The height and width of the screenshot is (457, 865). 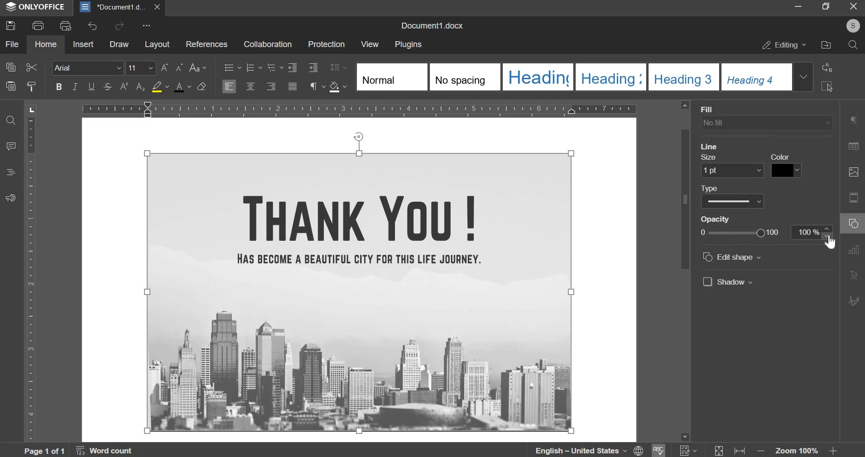 What do you see at coordinates (370, 43) in the screenshot?
I see `view` at bounding box center [370, 43].